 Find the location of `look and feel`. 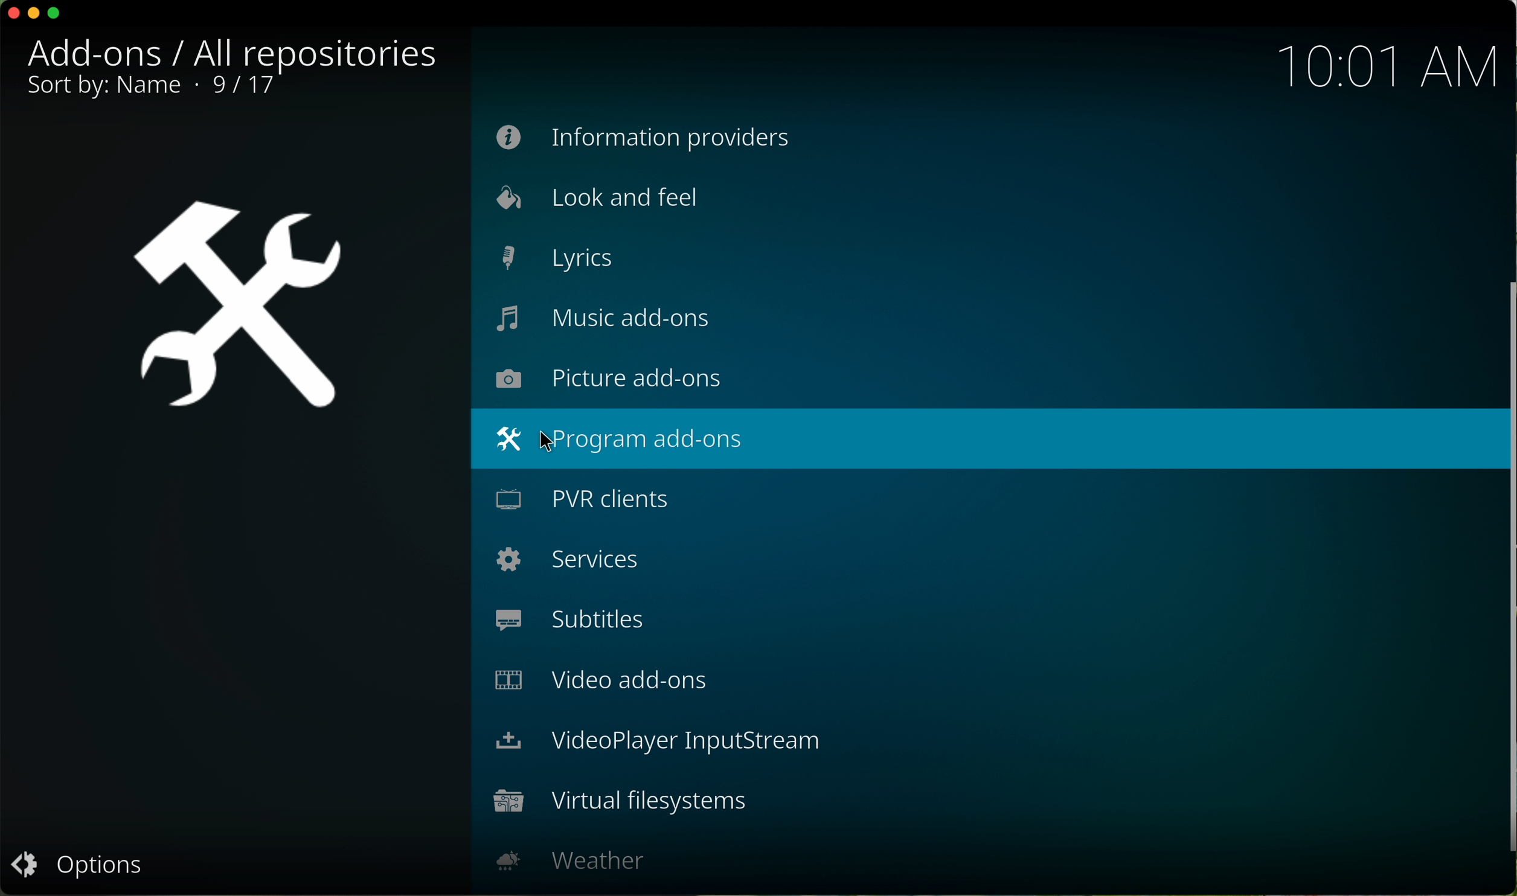

look and feel is located at coordinates (600, 200).